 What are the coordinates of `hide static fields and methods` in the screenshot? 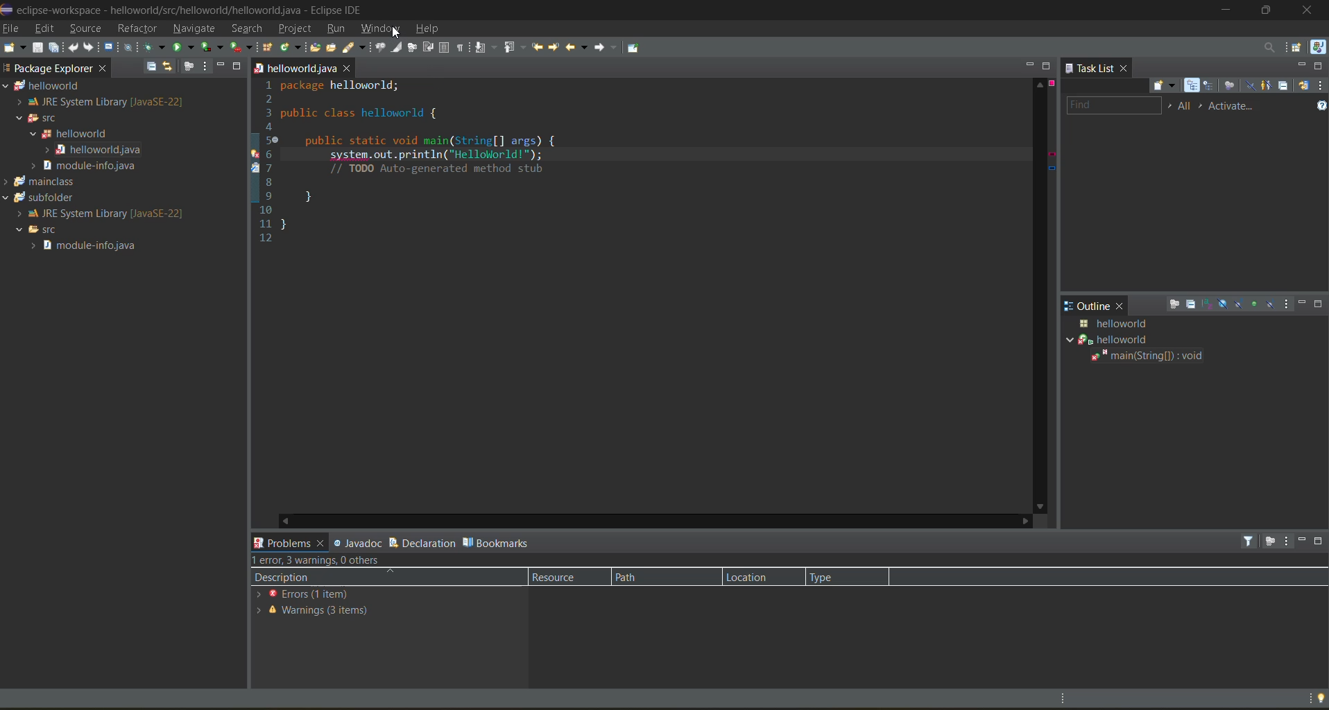 It's located at (1243, 304).